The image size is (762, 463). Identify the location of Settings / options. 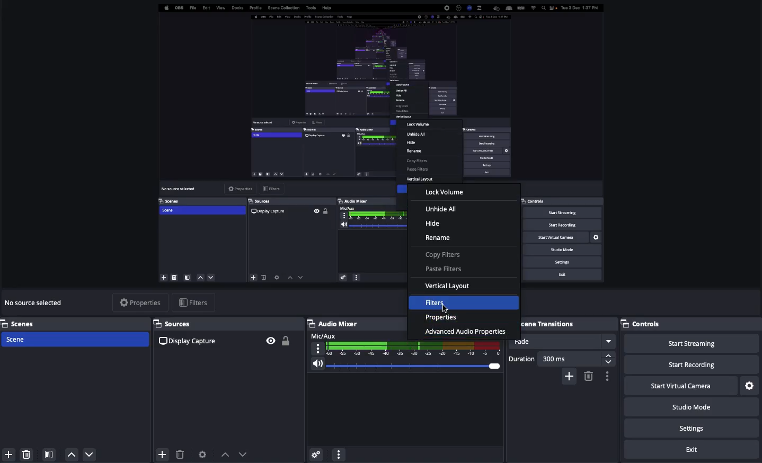
(608, 377).